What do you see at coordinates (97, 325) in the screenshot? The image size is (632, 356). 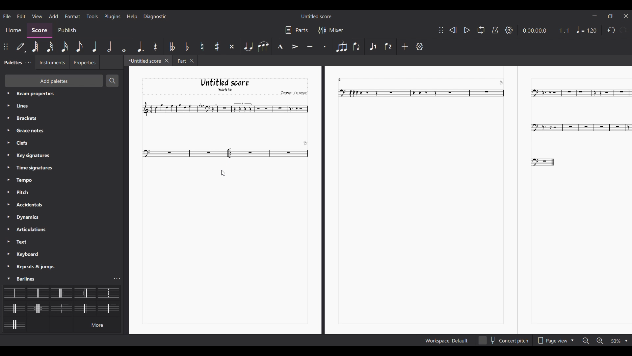 I see `more` at bounding box center [97, 325].